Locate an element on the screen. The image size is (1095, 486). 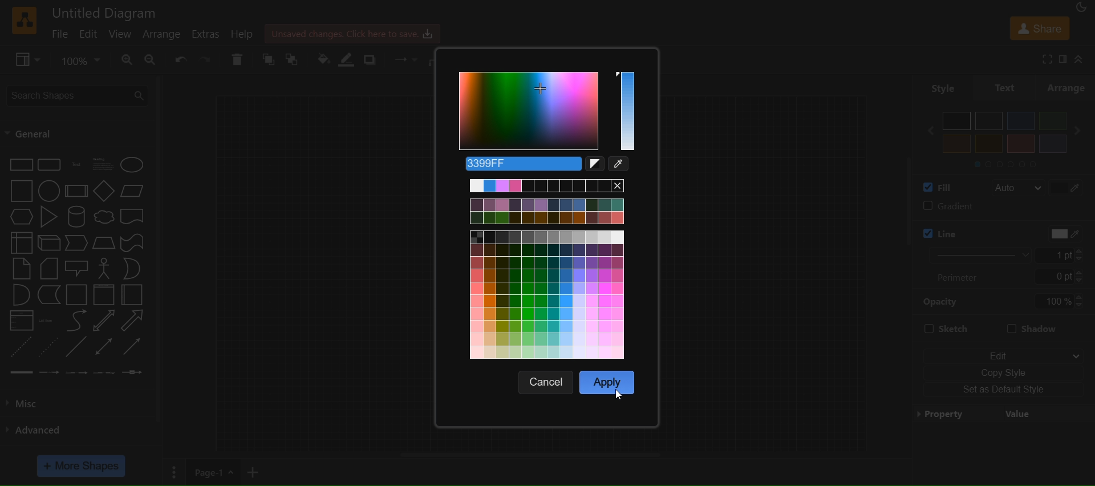
color is located at coordinates (621, 165).